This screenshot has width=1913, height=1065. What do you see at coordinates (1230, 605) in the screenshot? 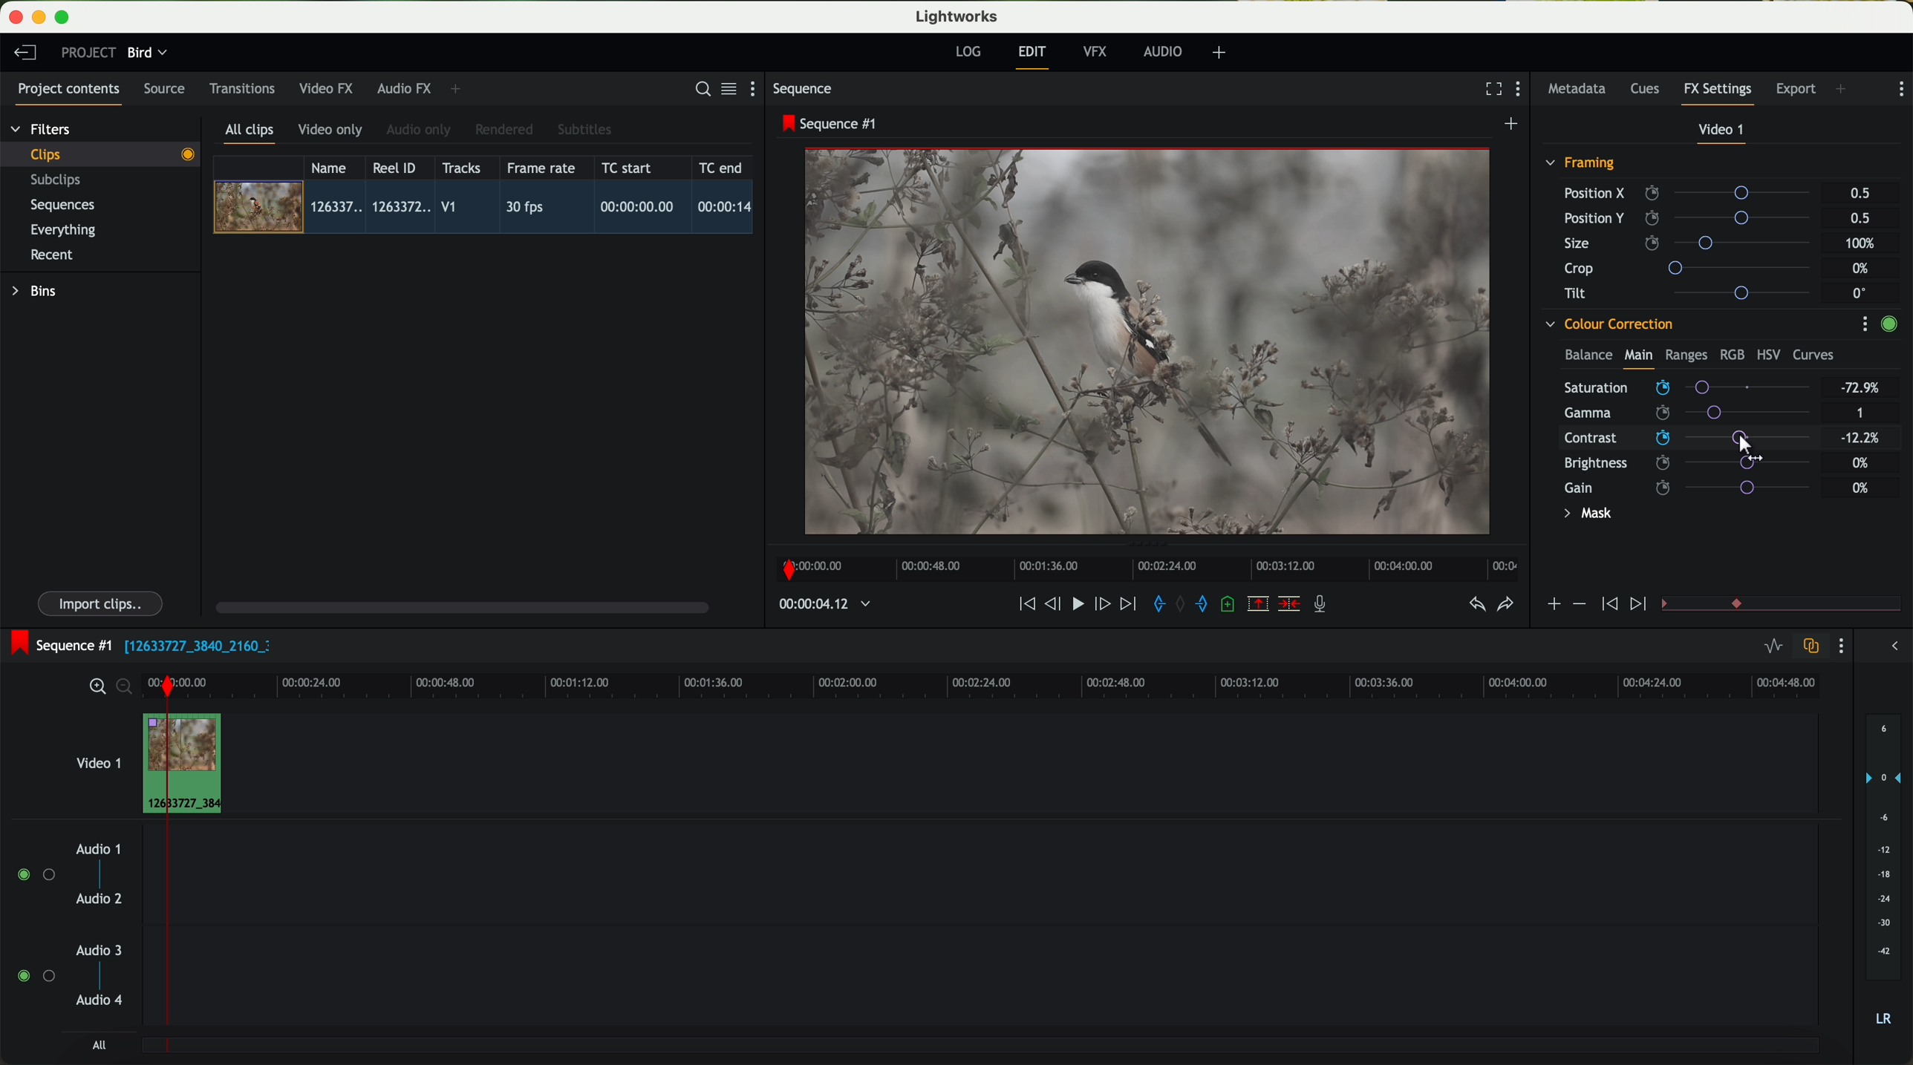
I see `add a cue at the current position` at bounding box center [1230, 605].